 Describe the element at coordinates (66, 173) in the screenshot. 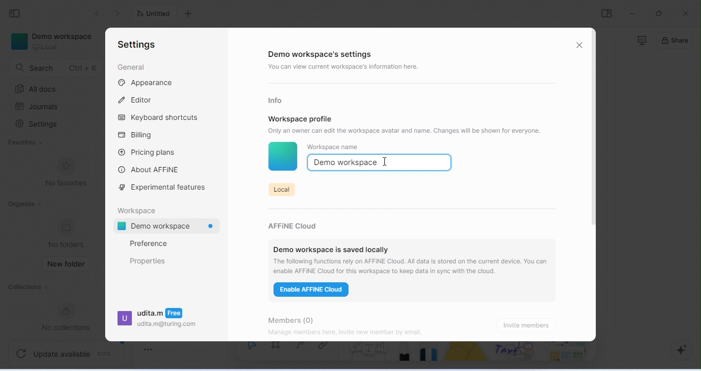

I see `no favorites` at that location.